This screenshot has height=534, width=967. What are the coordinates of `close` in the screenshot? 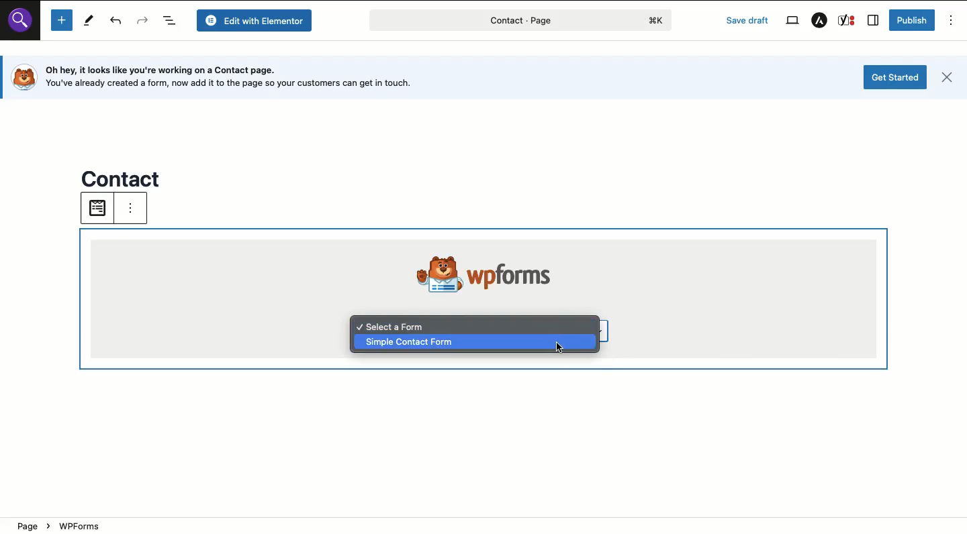 It's located at (950, 77).